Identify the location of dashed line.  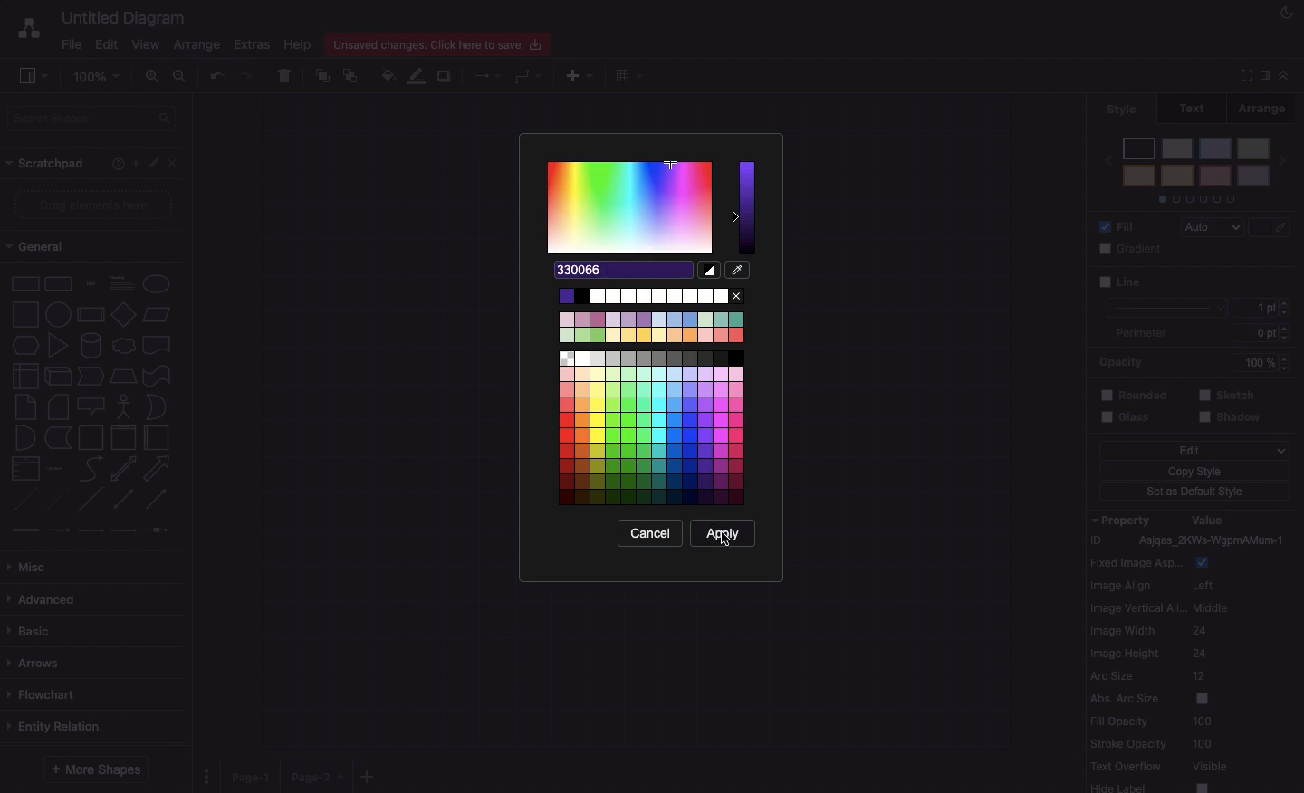
(20, 502).